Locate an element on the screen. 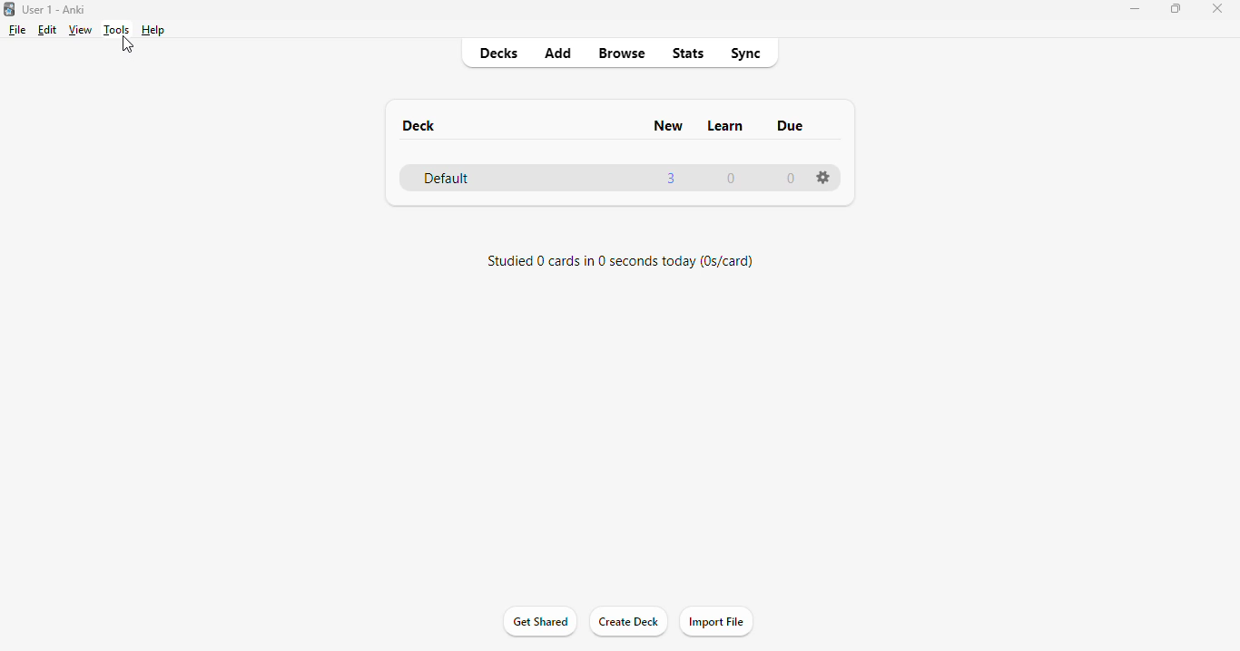  studied 0 cards in 0 seconds today (0s/card) is located at coordinates (620, 261).